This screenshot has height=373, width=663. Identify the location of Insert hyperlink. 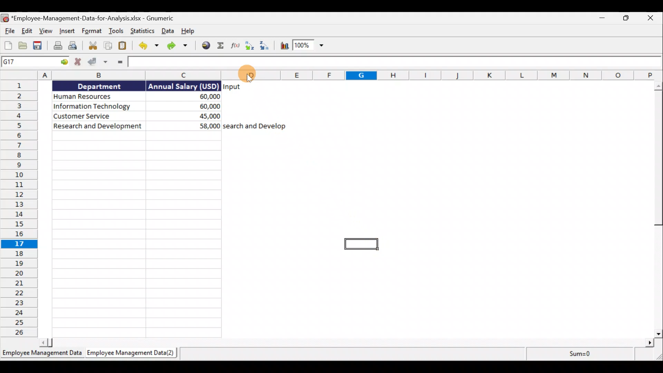
(205, 46).